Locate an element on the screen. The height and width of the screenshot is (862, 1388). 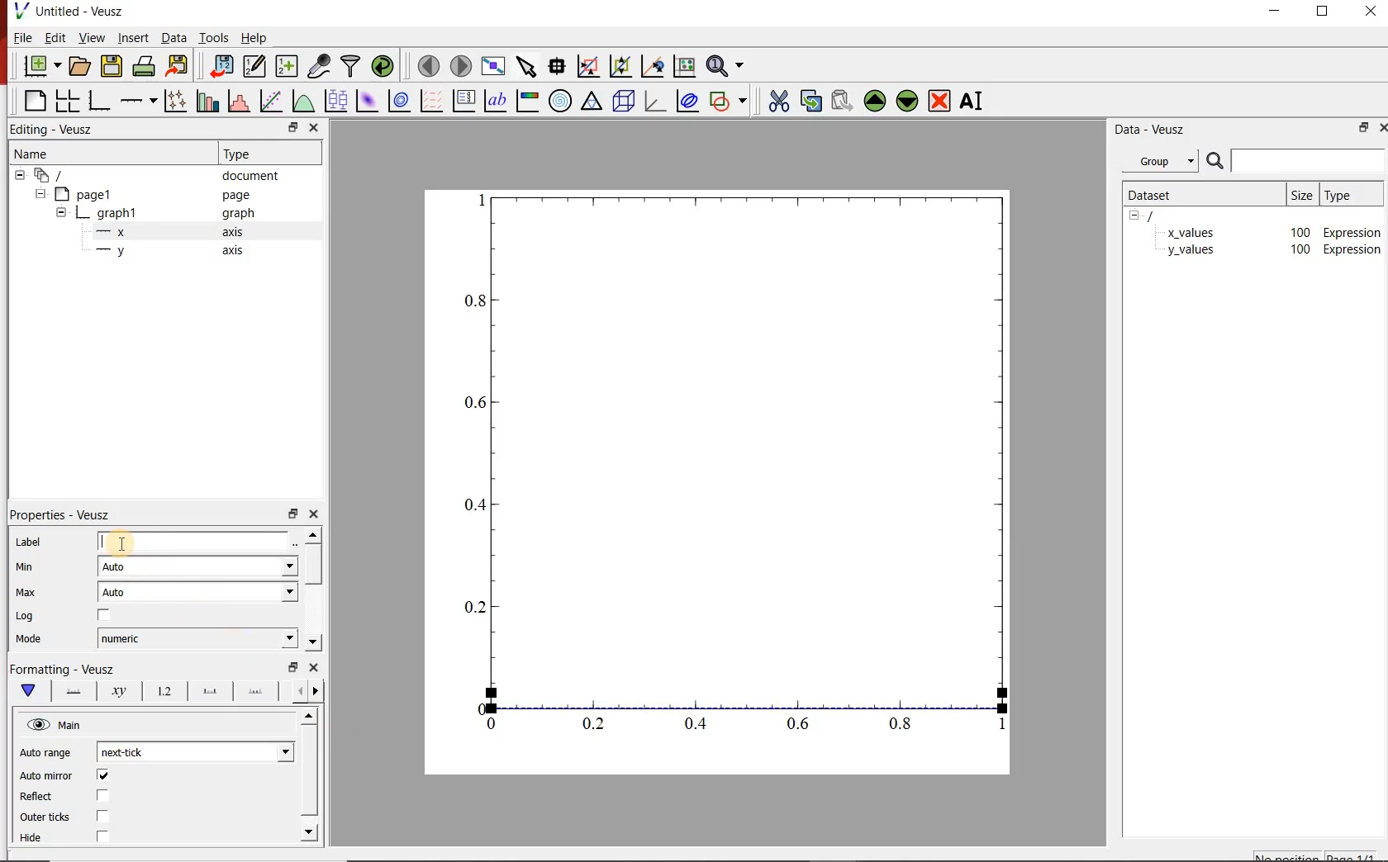
close is located at coordinates (314, 513).